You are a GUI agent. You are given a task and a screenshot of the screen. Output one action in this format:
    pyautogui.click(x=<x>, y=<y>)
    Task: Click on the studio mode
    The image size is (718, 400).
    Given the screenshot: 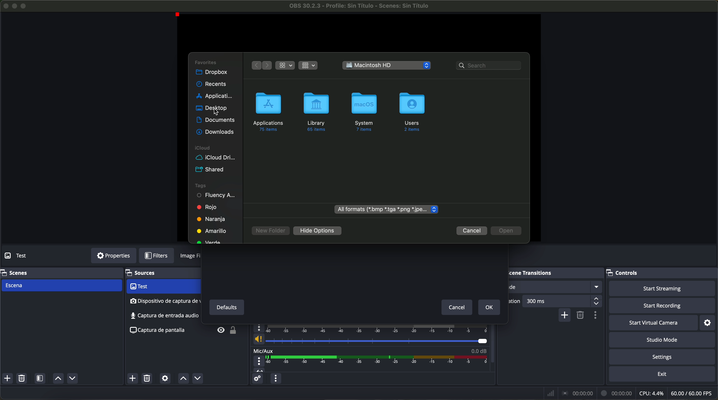 What is the action you would take?
    pyautogui.click(x=662, y=340)
    